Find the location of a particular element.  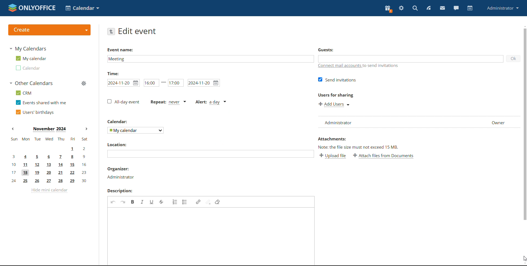

manage is located at coordinates (83, 83).